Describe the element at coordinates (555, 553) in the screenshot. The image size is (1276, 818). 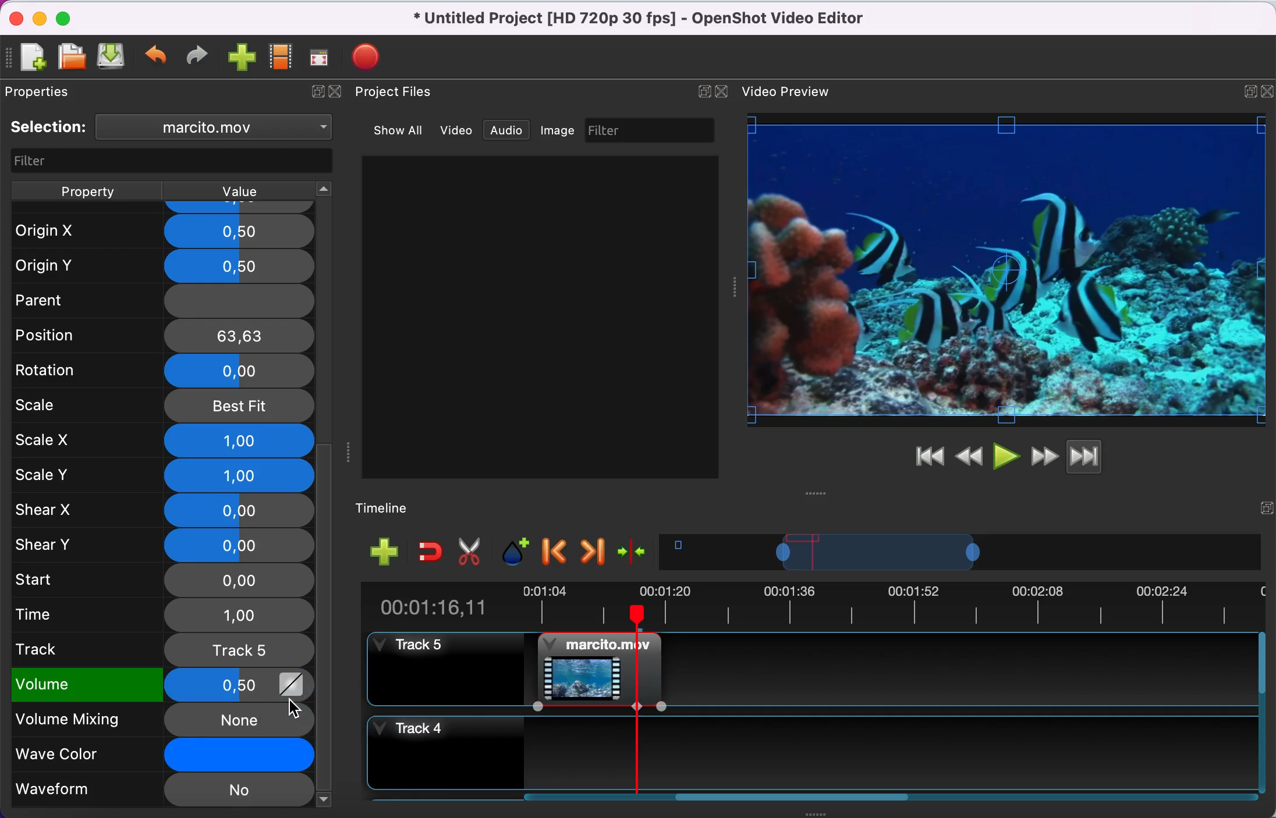
I see `previous marker` at that location.